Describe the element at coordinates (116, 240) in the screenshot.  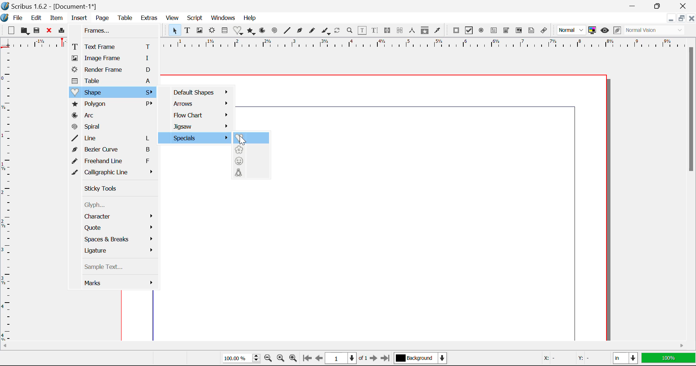
I see `Space & breaks` at that location.